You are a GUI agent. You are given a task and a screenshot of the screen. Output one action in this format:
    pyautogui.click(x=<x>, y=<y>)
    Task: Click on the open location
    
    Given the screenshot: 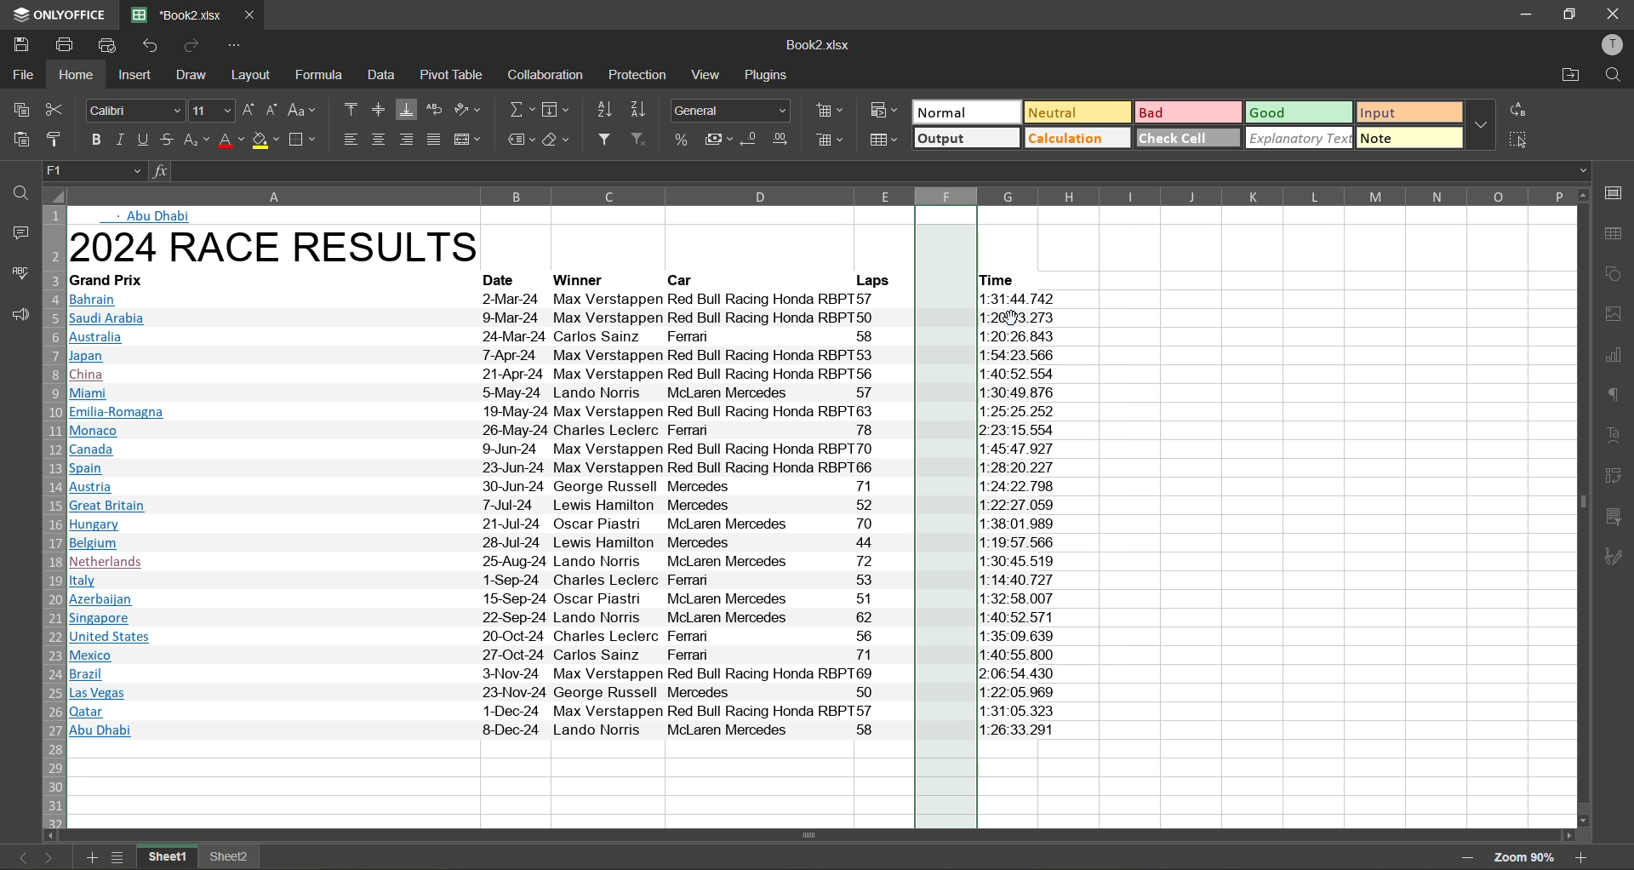 What is the action you would take?
    pyautogui.click(x=1567, y=74)
    